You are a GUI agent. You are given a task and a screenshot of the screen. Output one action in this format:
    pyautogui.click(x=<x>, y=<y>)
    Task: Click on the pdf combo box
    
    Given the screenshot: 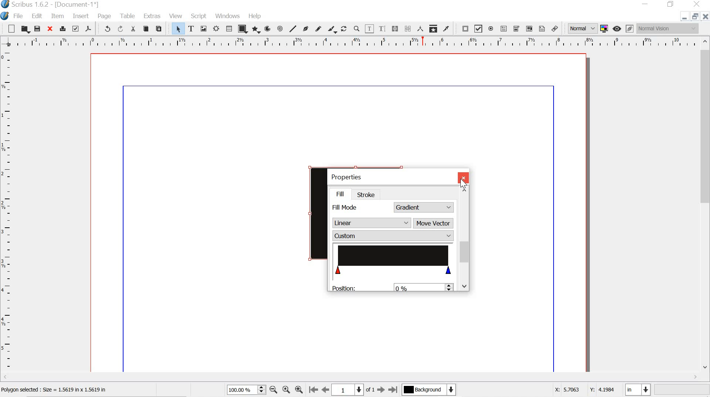 What is the action you would take?
    pyautogui.click(x=517, y=28)
    